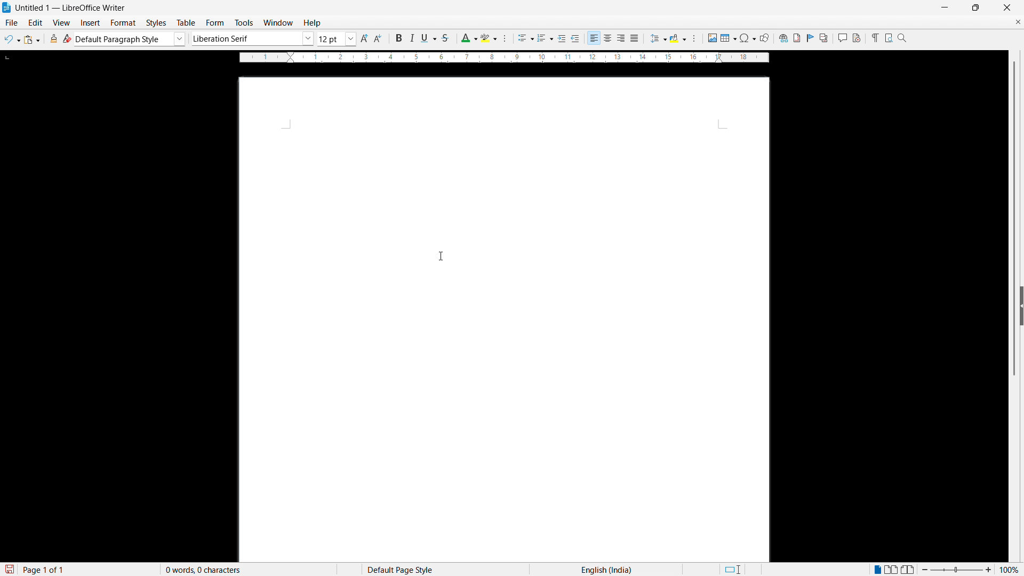 This screenshot has height=576, width=1024. What do you see at coordinates (842, 38) in the screenshot?
I see `Insert comment ` at bounding box center [842, 38].